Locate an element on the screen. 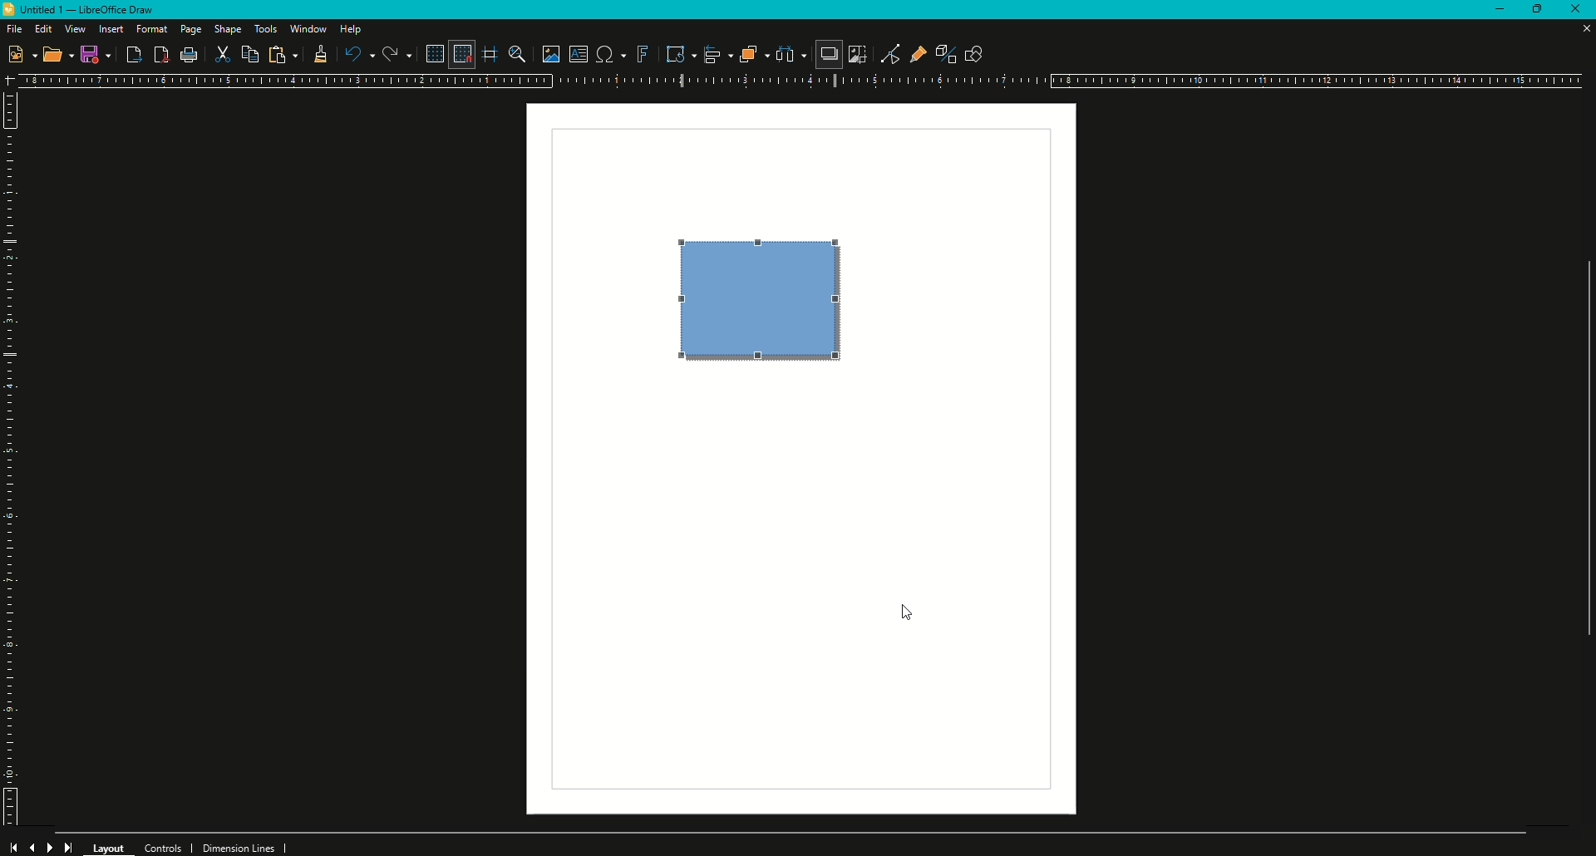 This screenshot has width=1596, height=856. Layout is located at coordinates (110, 846).